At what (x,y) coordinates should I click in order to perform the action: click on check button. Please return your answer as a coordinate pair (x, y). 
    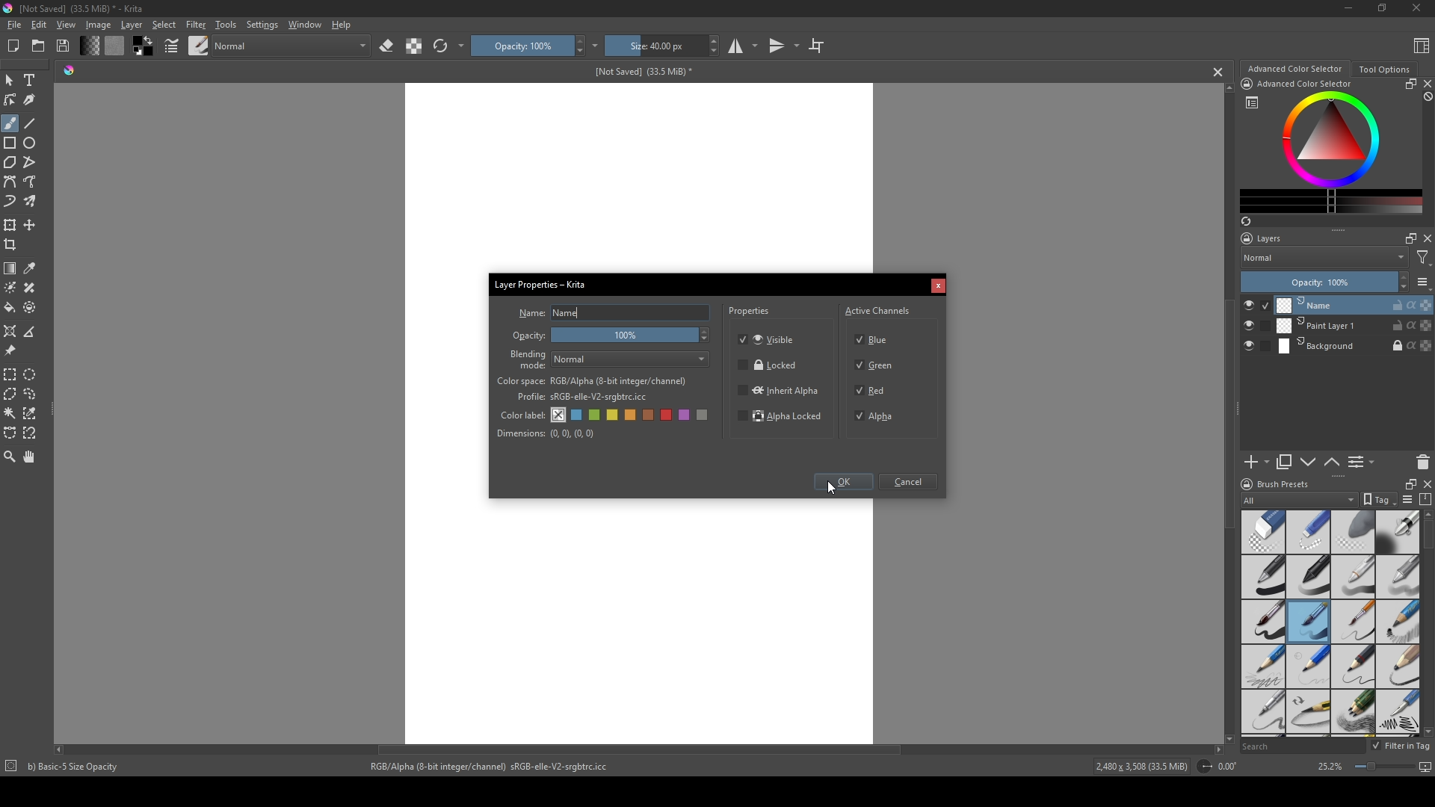
    Looking at the image, I should click on (1256, 326).